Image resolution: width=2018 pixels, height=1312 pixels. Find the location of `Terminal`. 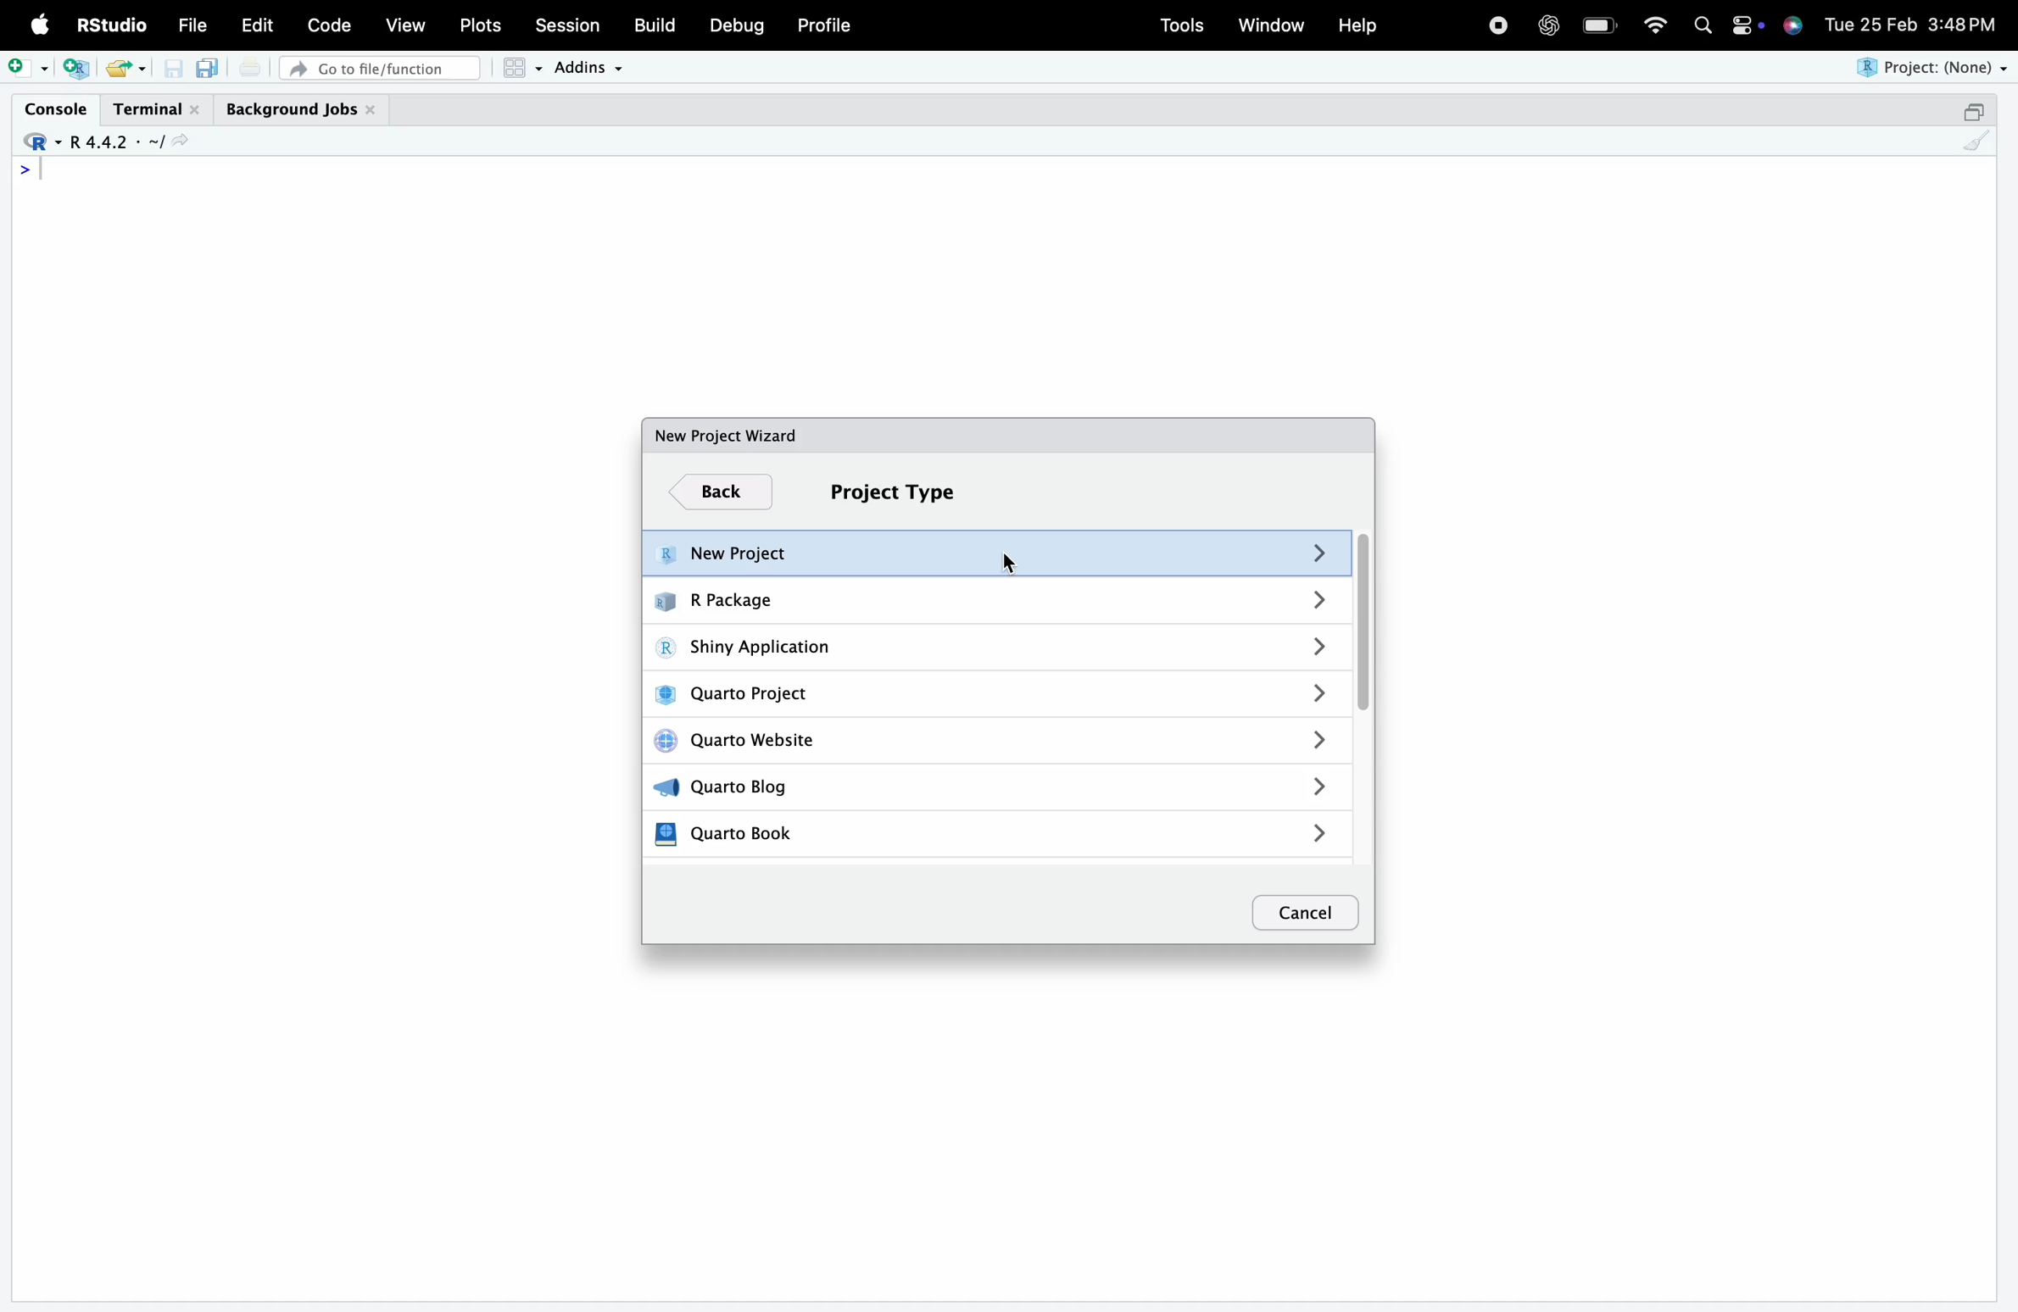

Terminal is located at coordinates (158, 110).